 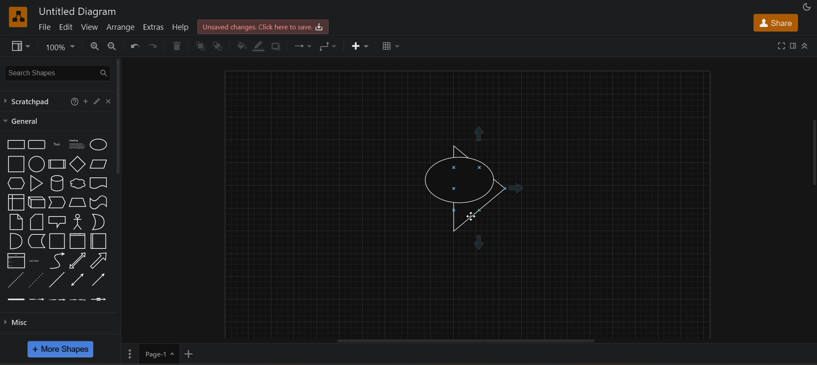 What do you see at coordinates (471, 340) in the screenshot?
I see `horizontal scroll bar` at bounding box center [471, 340].